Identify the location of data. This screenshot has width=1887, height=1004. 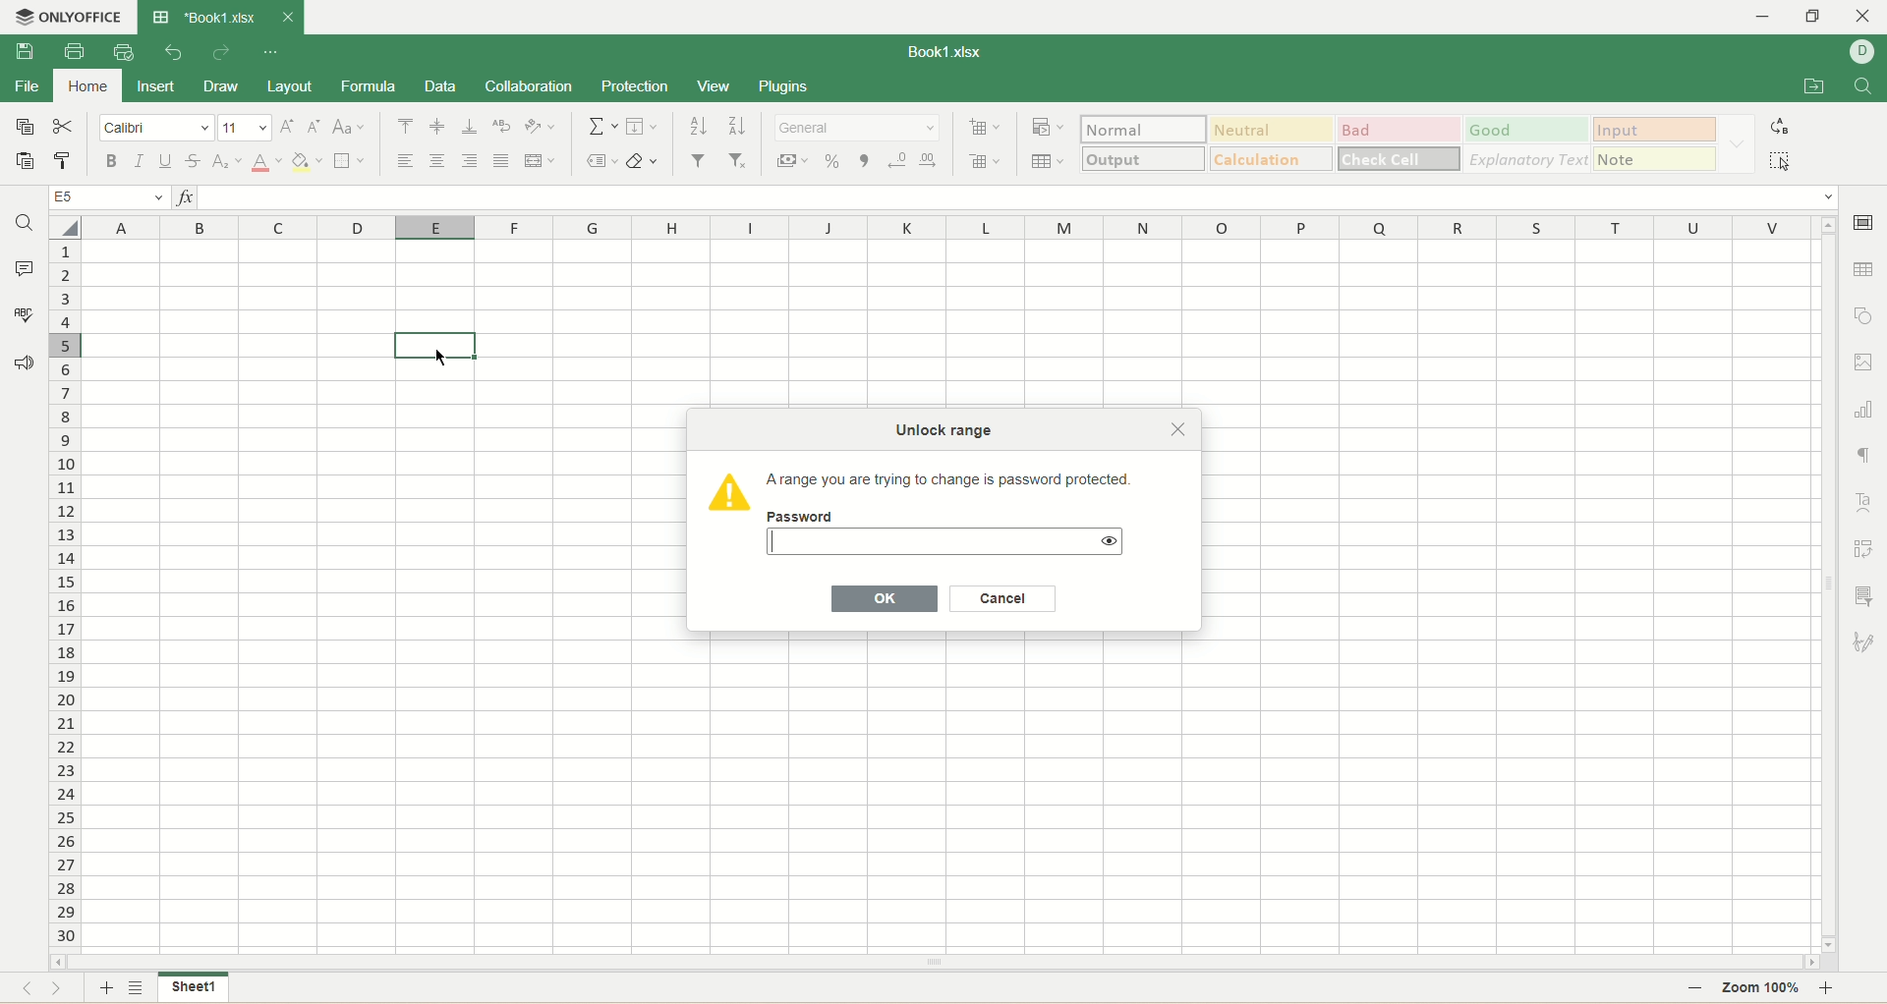
(440, 86).